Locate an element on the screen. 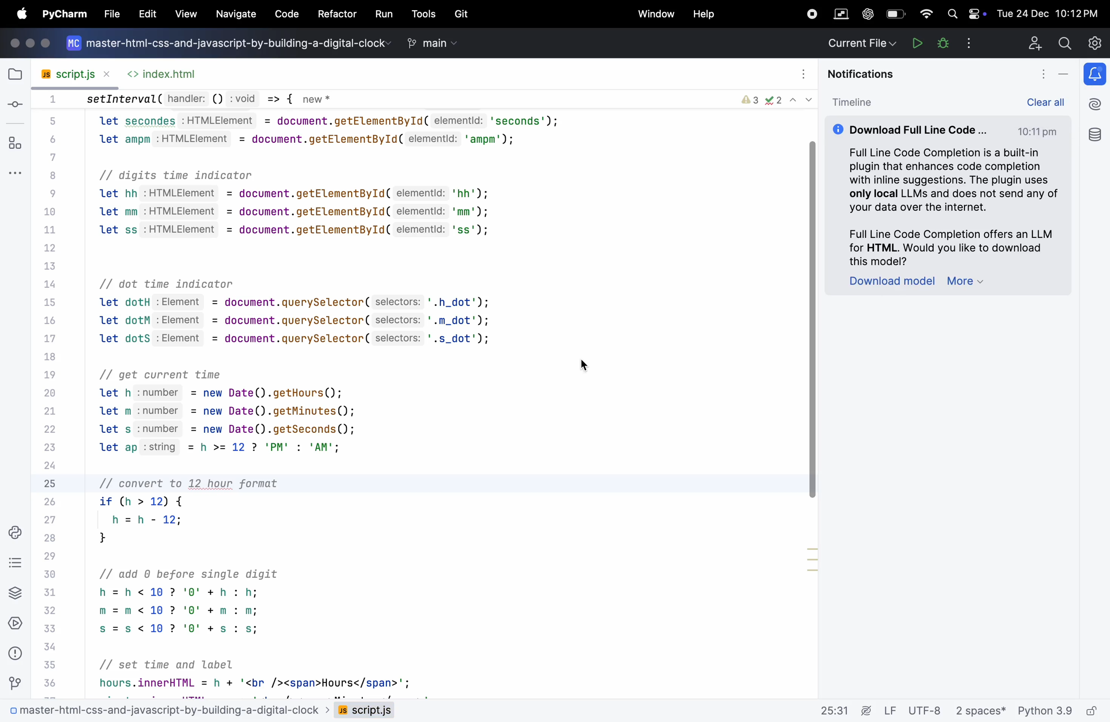  view is located at coordinates (185, 13).